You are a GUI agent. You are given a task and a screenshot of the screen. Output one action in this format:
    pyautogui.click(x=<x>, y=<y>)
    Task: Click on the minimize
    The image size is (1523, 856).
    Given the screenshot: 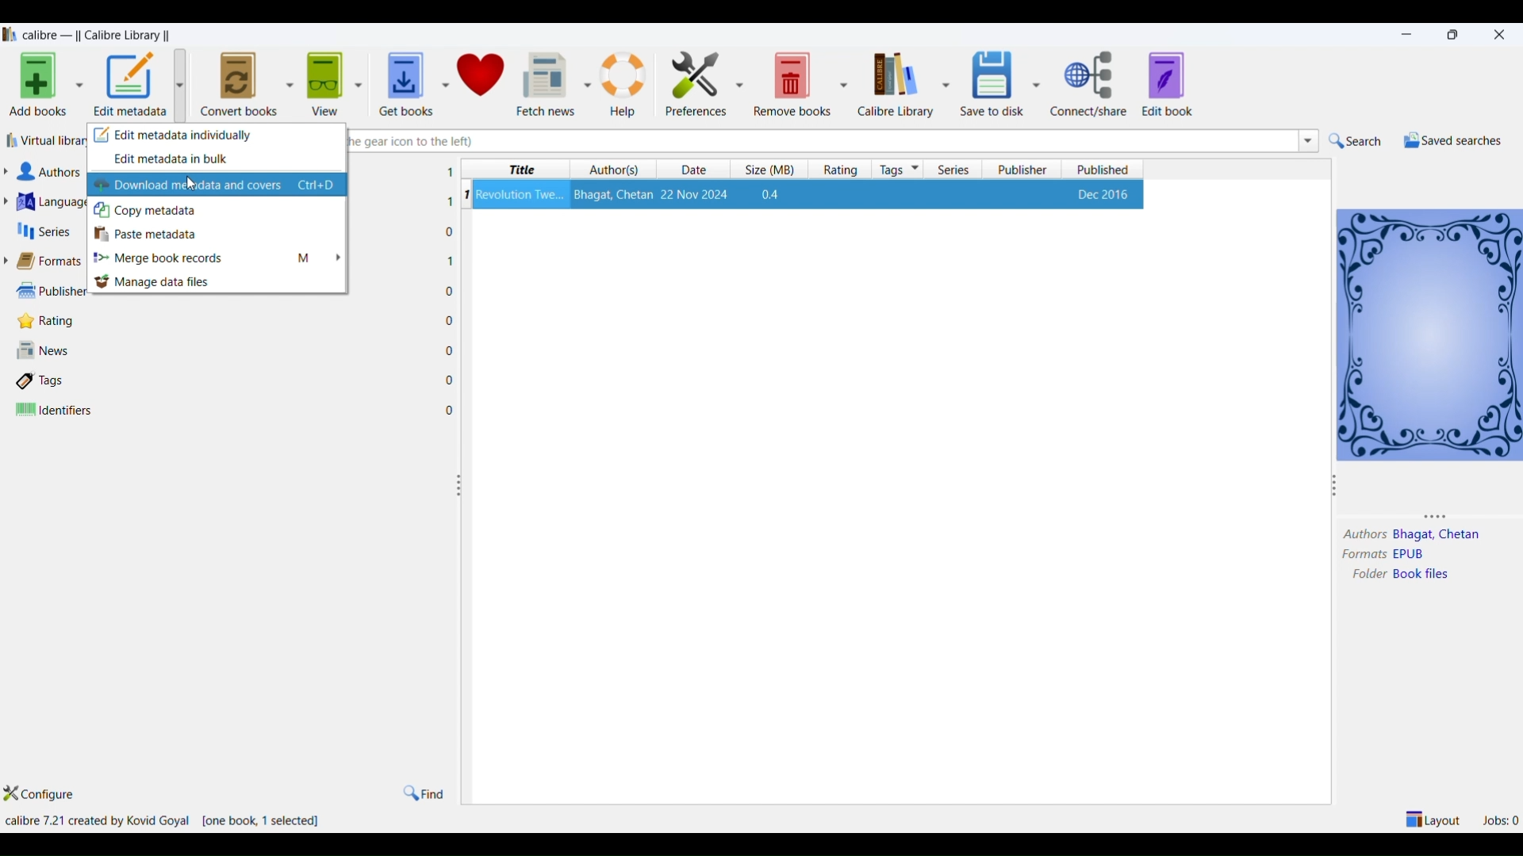 What is the action you would take?
    pyautogui.click(x=1410, y=35)
    